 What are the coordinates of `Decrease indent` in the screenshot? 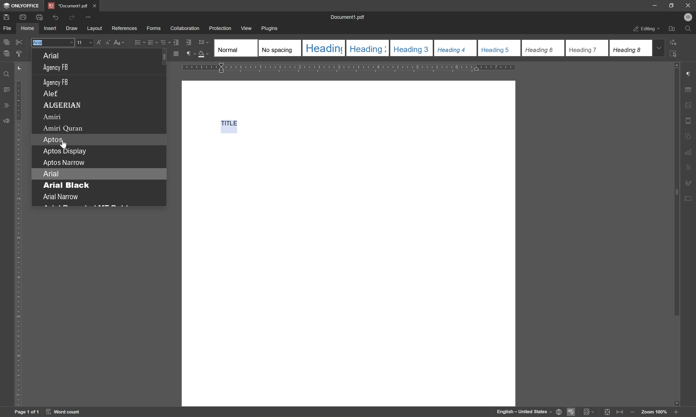 It's located at (176, 42).